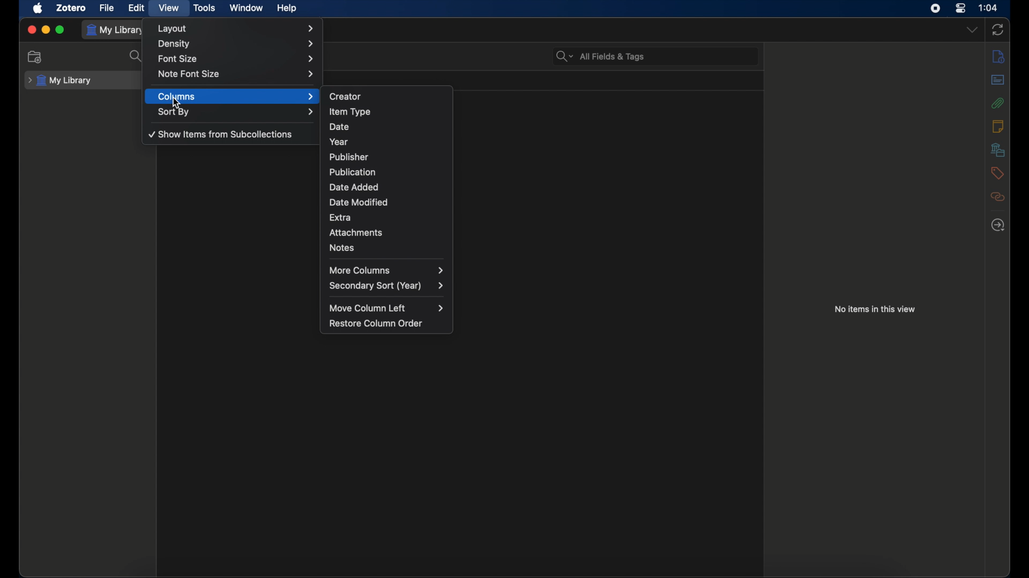  Describe the element at coordinates (236, 29) in the screenshot. I see `layout` at that location.